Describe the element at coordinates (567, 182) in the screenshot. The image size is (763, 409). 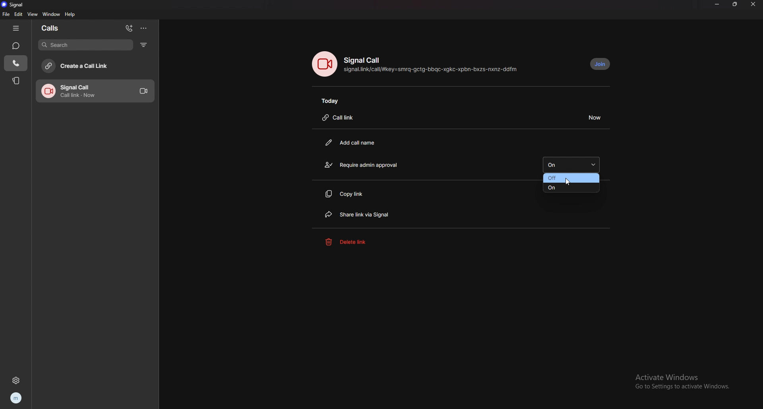
I see `cursor` at that location.